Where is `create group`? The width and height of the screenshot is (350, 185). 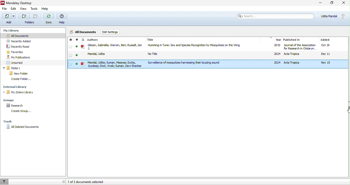 create group is located at coordinates (24, 111).